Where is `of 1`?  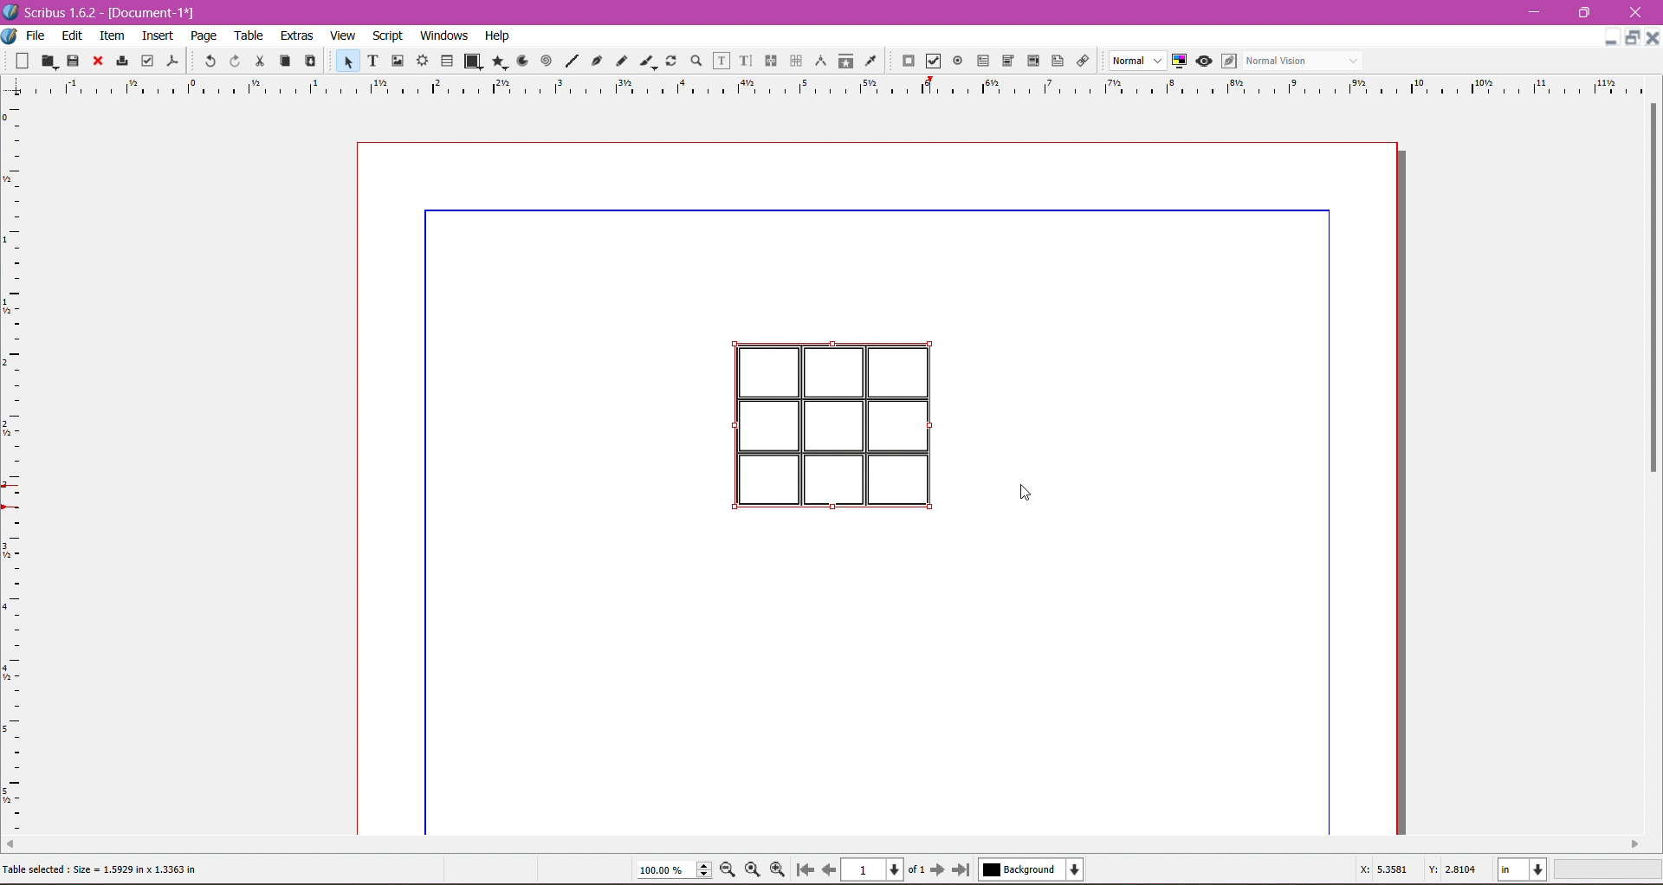 of 1 is located at coordinates (916, 868).